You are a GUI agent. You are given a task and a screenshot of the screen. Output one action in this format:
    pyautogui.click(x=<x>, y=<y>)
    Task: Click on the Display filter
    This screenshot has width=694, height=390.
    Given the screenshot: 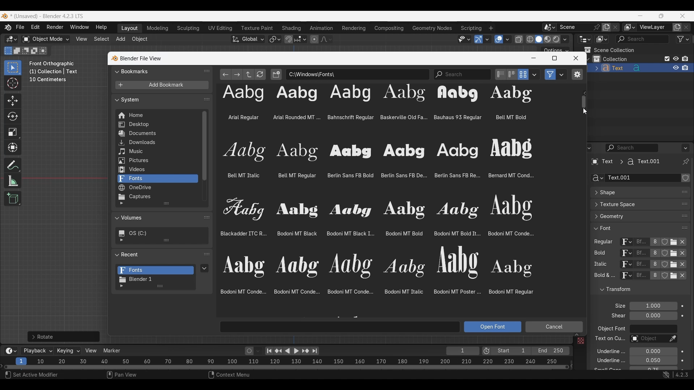 What is the action you would take?
    pyautogui.click(x=632, y=148)
    